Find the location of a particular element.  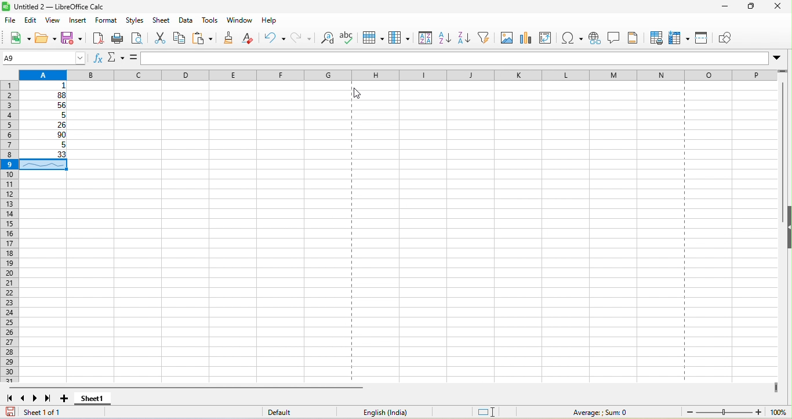

untitled 2-libre office calc is located at coordinates (95, 7).